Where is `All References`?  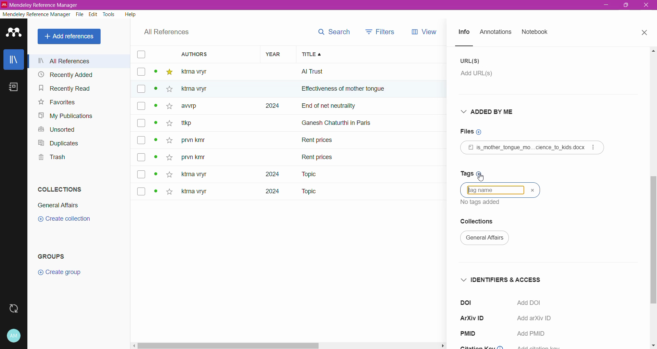
All References is located at coordinates (70, 37).